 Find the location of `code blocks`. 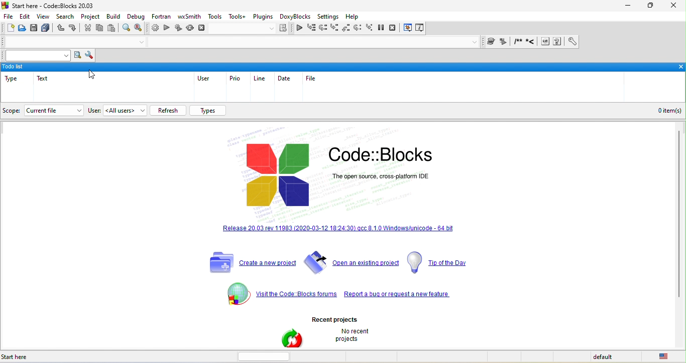

code blocks is located at coordinates (280, 176).